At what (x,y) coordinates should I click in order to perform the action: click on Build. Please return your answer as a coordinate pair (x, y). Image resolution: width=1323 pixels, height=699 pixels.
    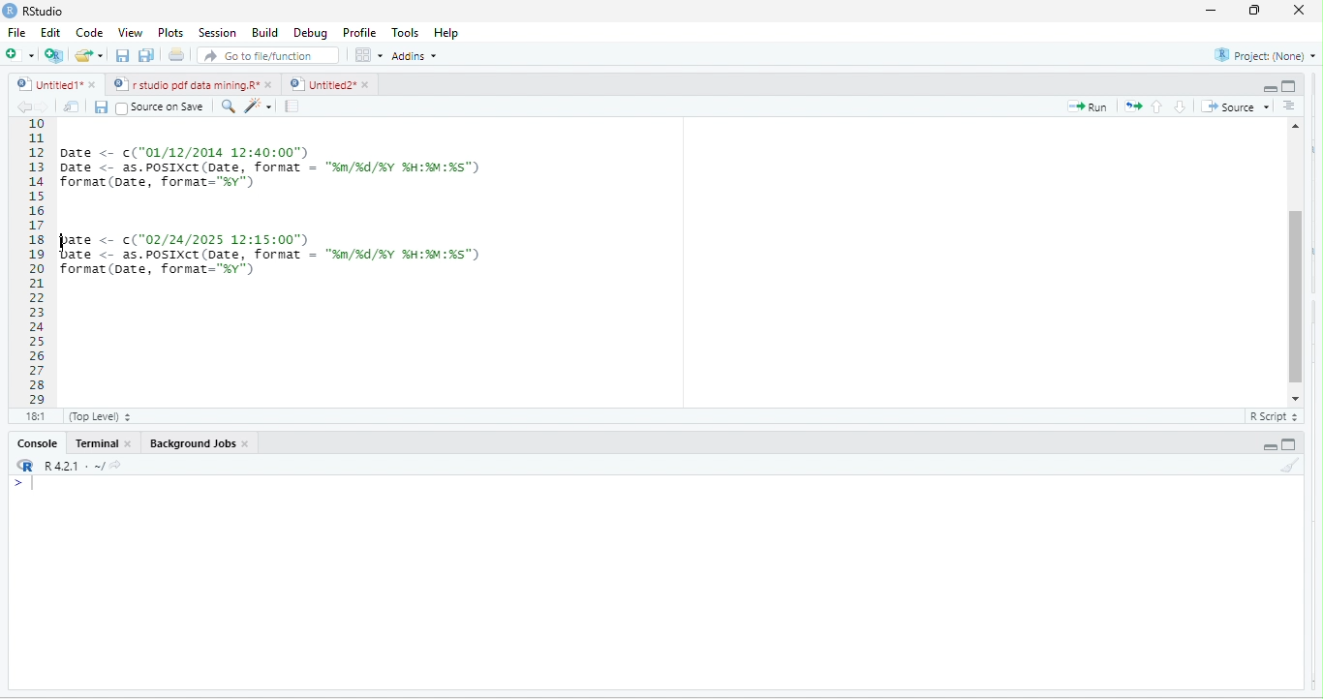
    Looking at the image, I should click on (263, 34).